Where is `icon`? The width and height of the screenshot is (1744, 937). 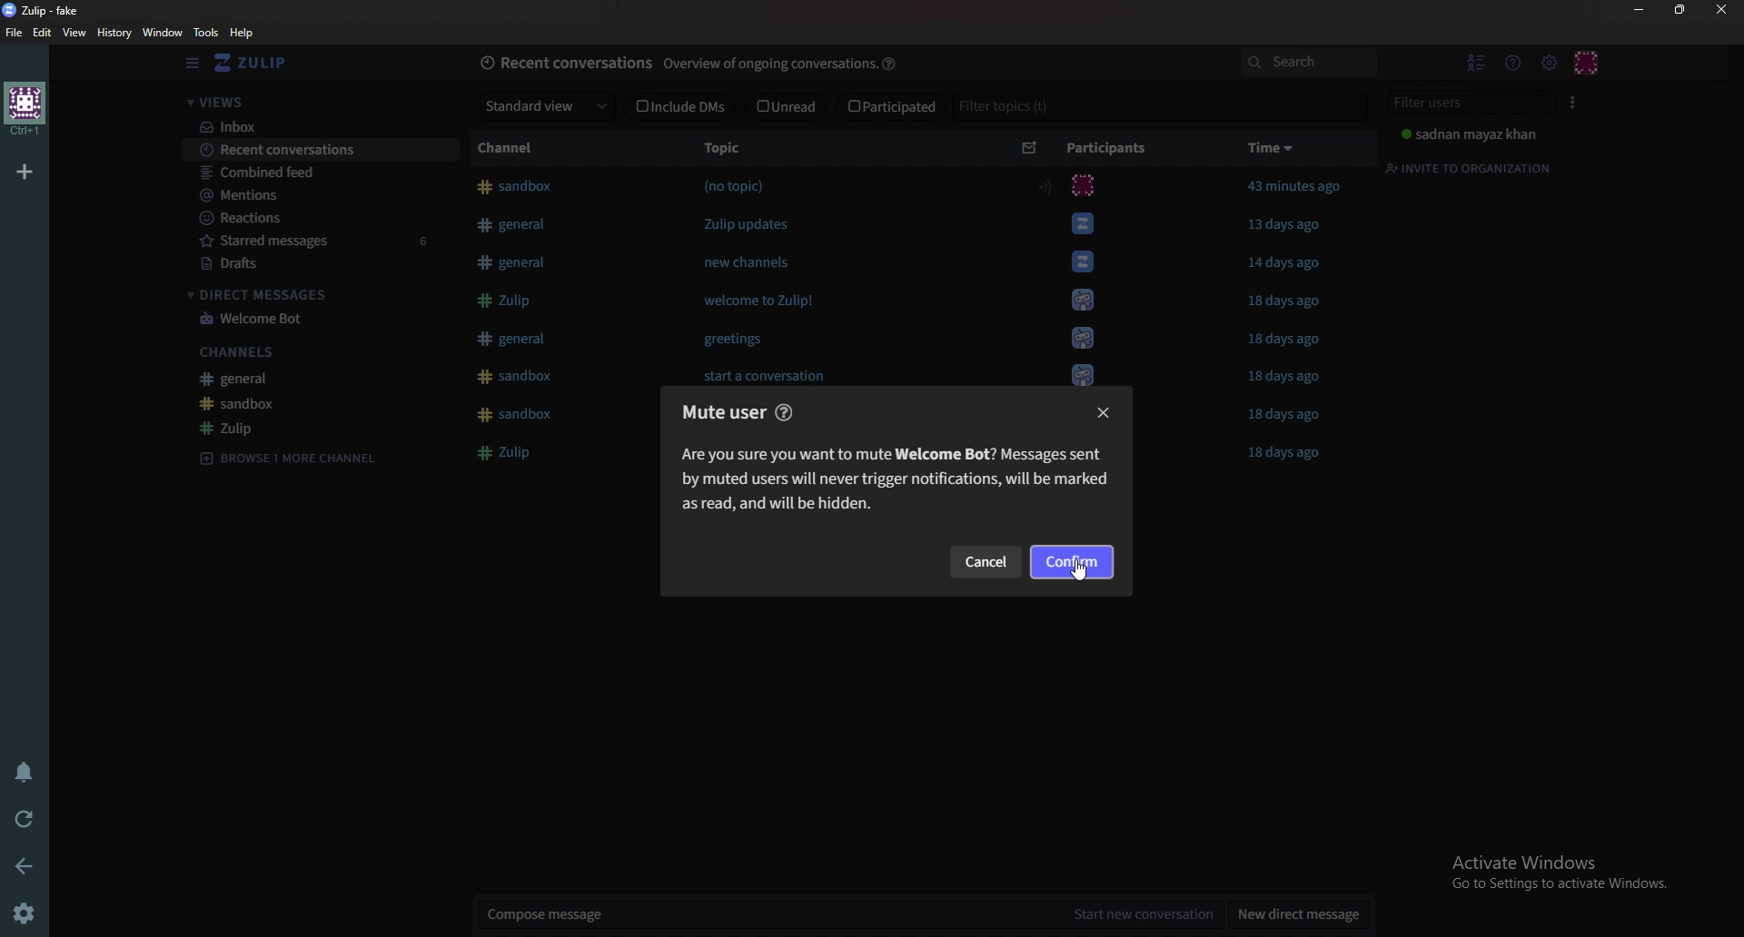
icon is located at coordinates (1074, 186).